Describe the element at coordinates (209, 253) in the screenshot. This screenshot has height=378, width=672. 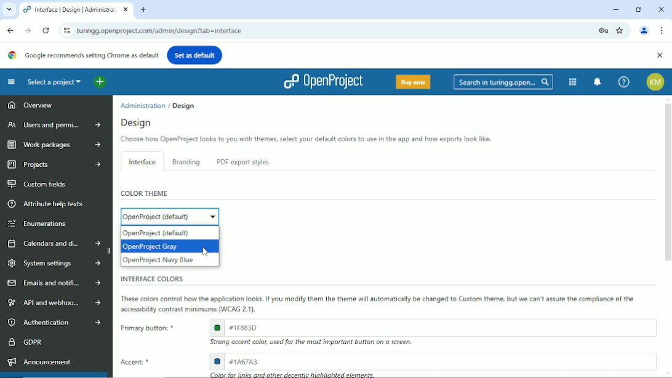
I see `Cursor` at that location.